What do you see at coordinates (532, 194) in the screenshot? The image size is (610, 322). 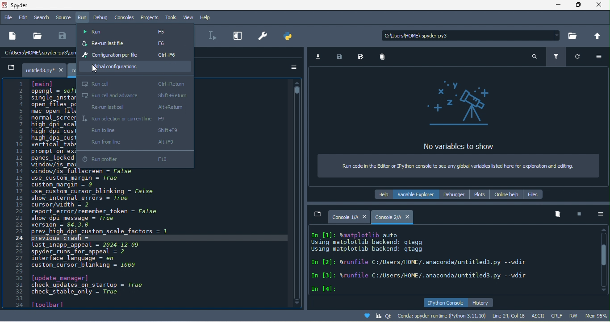 I see `files` at bounding box center [532, 194].